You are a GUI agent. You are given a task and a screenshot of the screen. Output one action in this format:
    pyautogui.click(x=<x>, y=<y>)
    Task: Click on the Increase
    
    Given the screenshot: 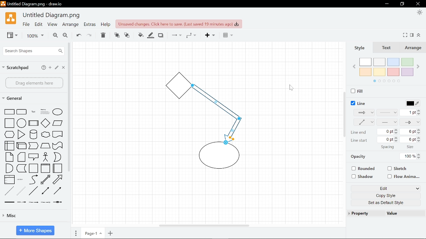 What is the action you would take?
    pyautogui.click(x=419, y=141)
    